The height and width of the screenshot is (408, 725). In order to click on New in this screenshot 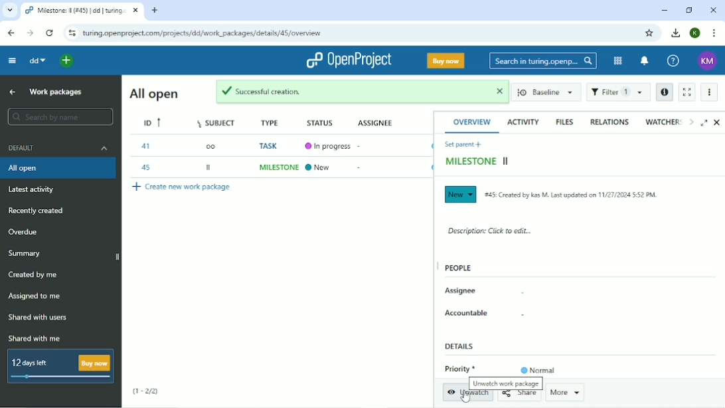, I will do `click(319, 167)`.